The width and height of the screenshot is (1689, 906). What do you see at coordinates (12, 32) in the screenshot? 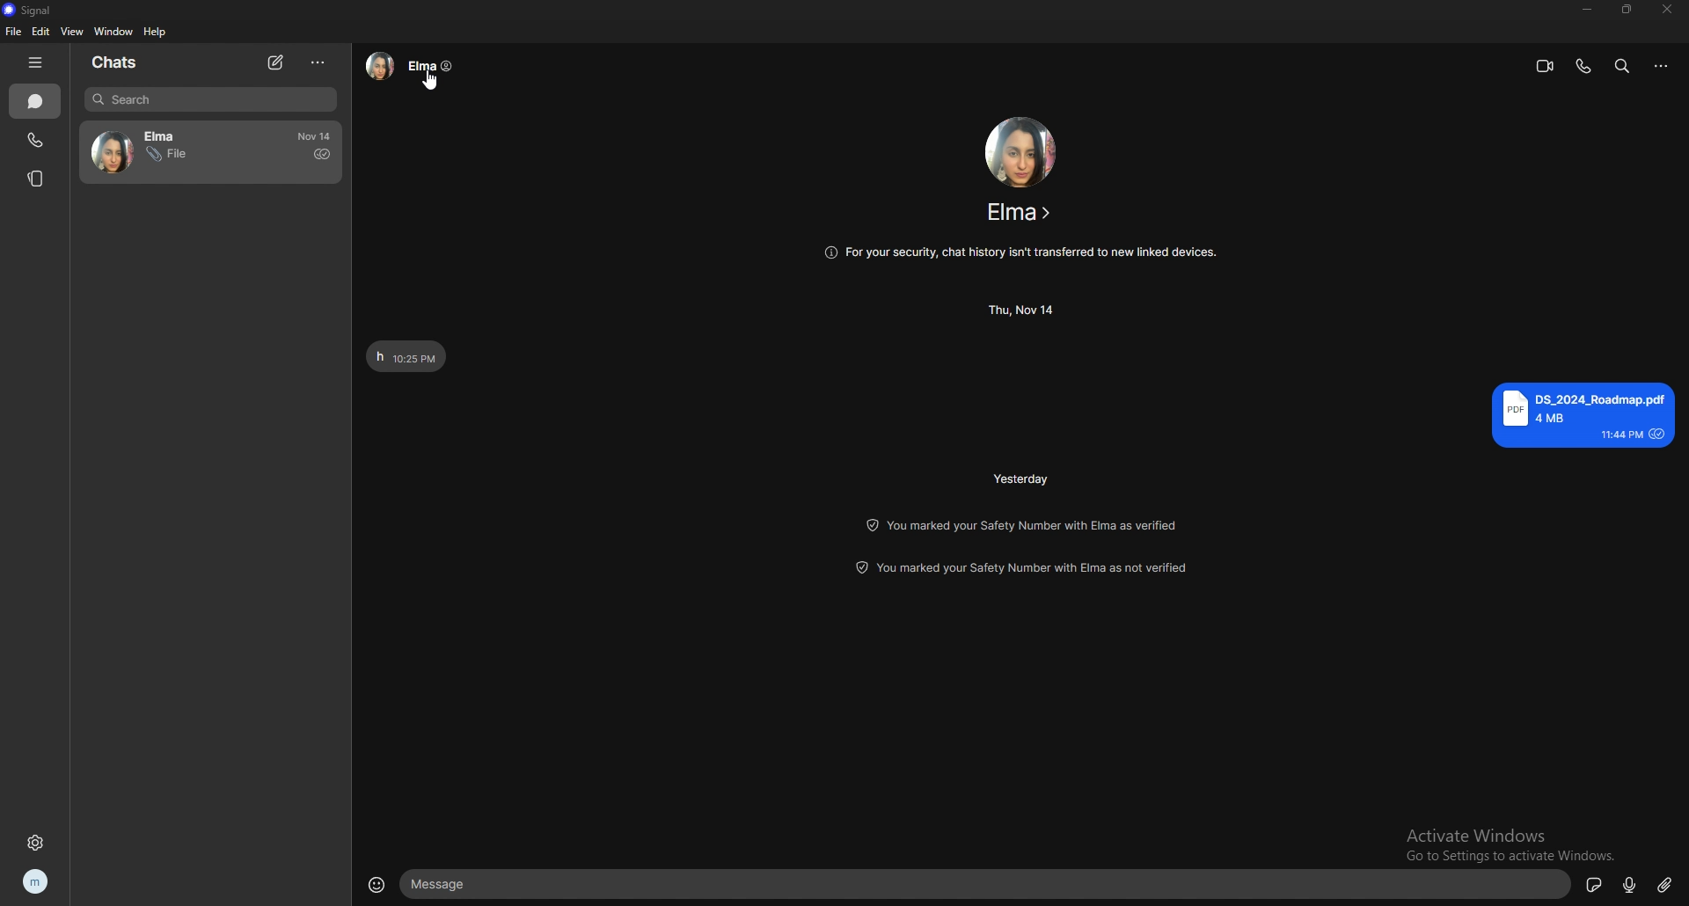
I see `file` at bounding box center [12, 32].